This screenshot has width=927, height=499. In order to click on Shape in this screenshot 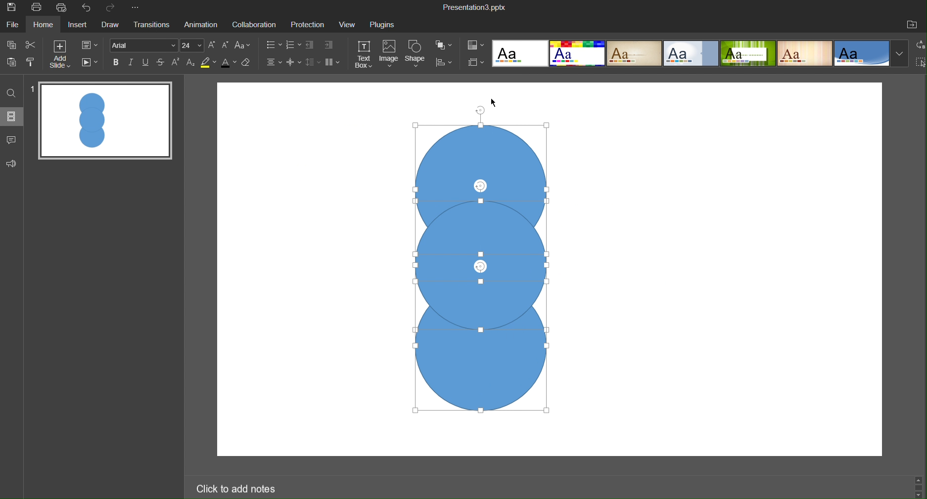, I will do `click(417, 55)`.